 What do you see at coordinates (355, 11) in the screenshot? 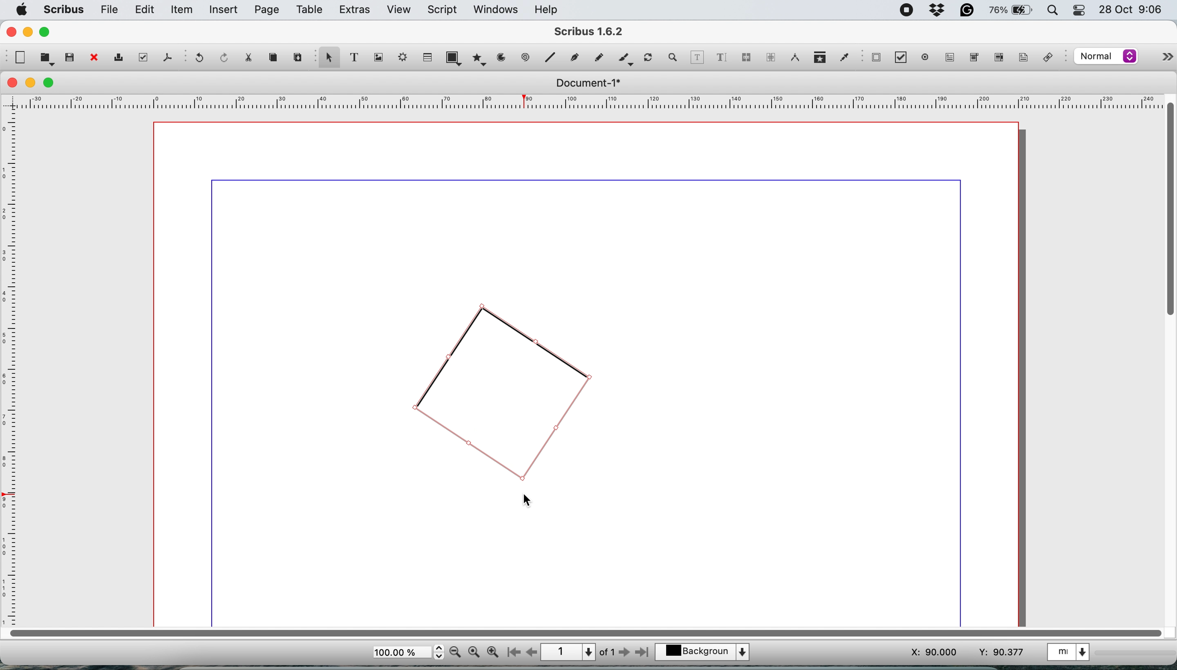
I see `extras` at bounding box center [355, 11].